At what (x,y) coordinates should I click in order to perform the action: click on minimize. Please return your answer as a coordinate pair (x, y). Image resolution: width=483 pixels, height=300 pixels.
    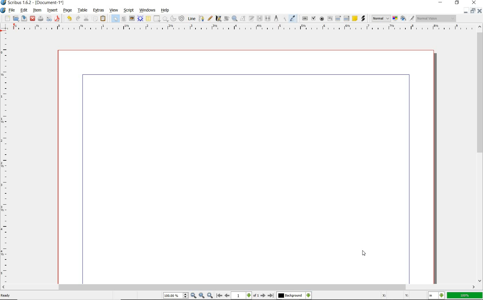
    Looking at the image, I should click on (473, 11).